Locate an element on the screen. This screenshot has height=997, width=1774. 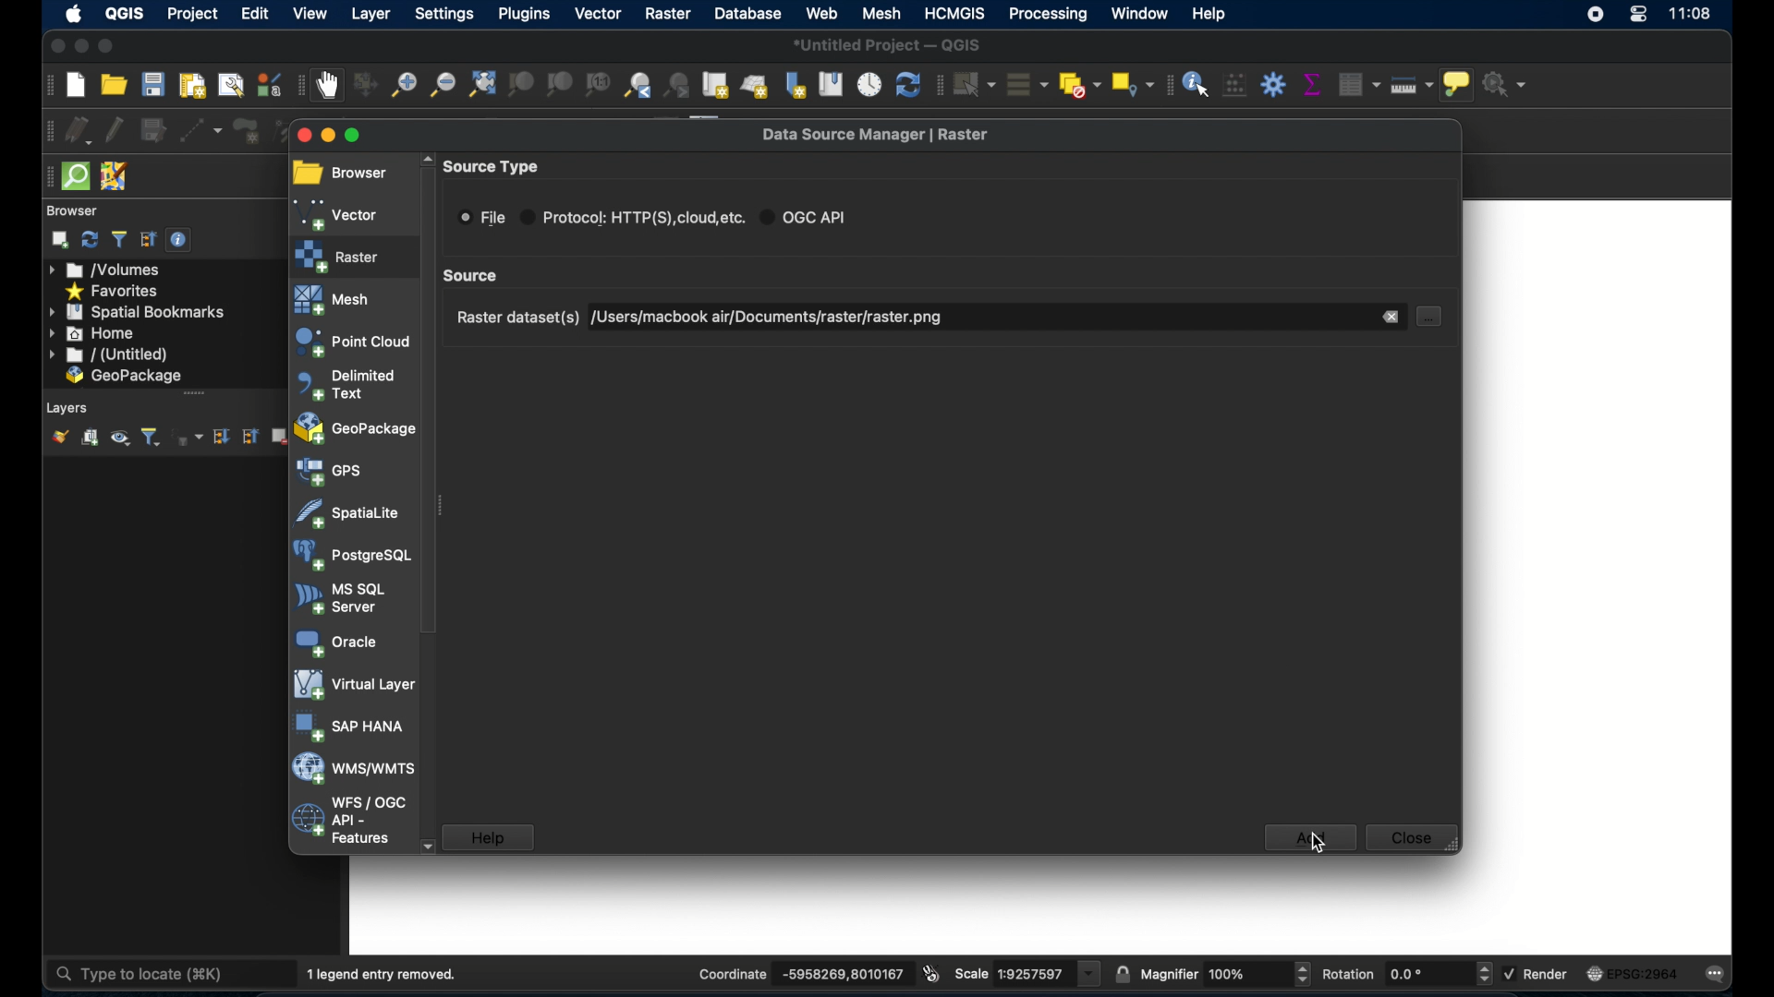
add is located at coordinates (1307, 837).